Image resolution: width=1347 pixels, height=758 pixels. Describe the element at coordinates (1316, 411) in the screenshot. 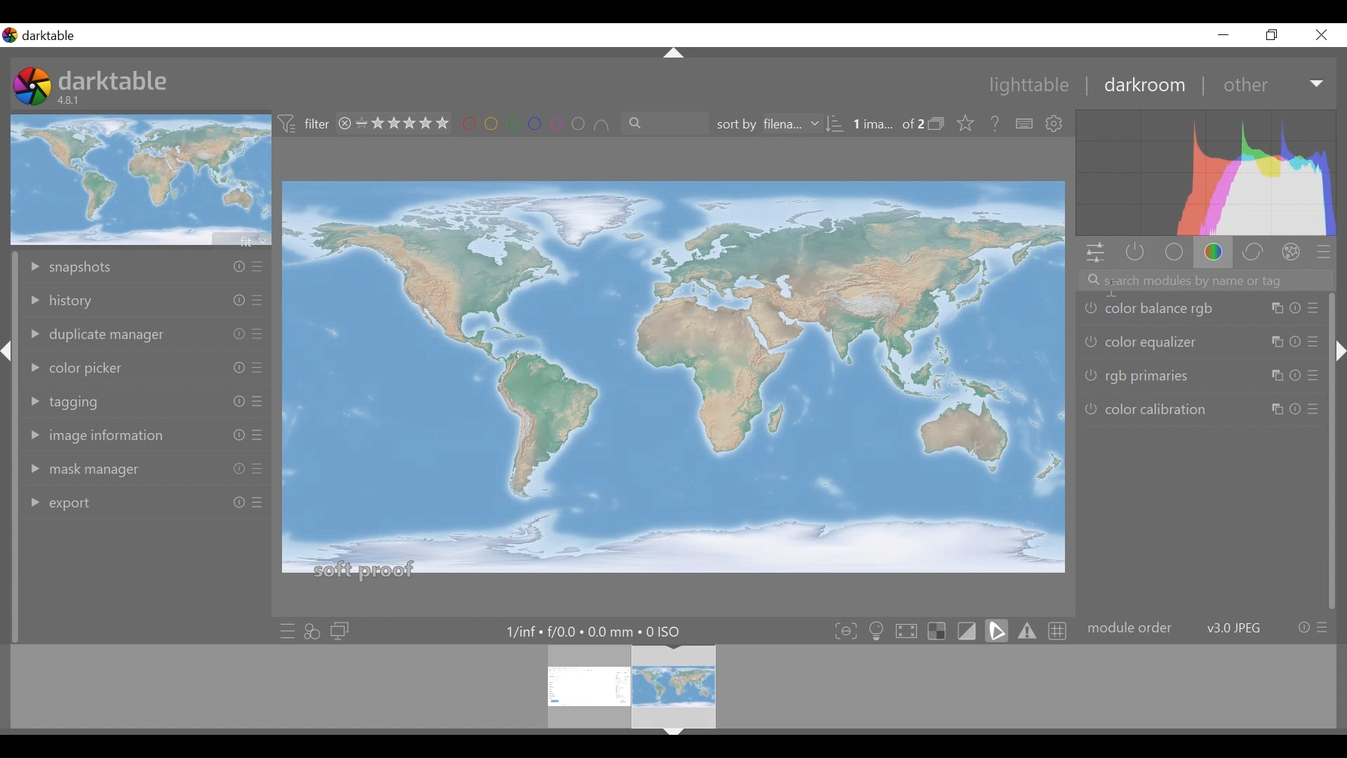

I see `` at that location.